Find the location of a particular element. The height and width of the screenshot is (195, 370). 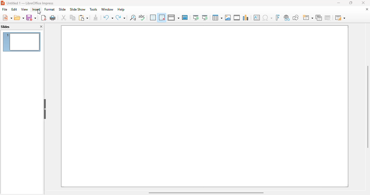

delete slide is located at coordinates (329, 18).